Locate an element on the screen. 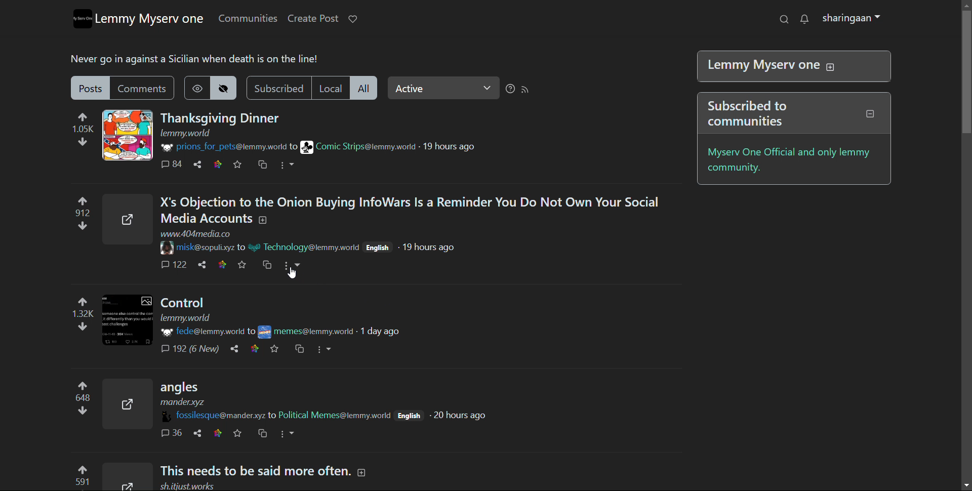  Upvote and downvote is located at coordinates (75, 215).